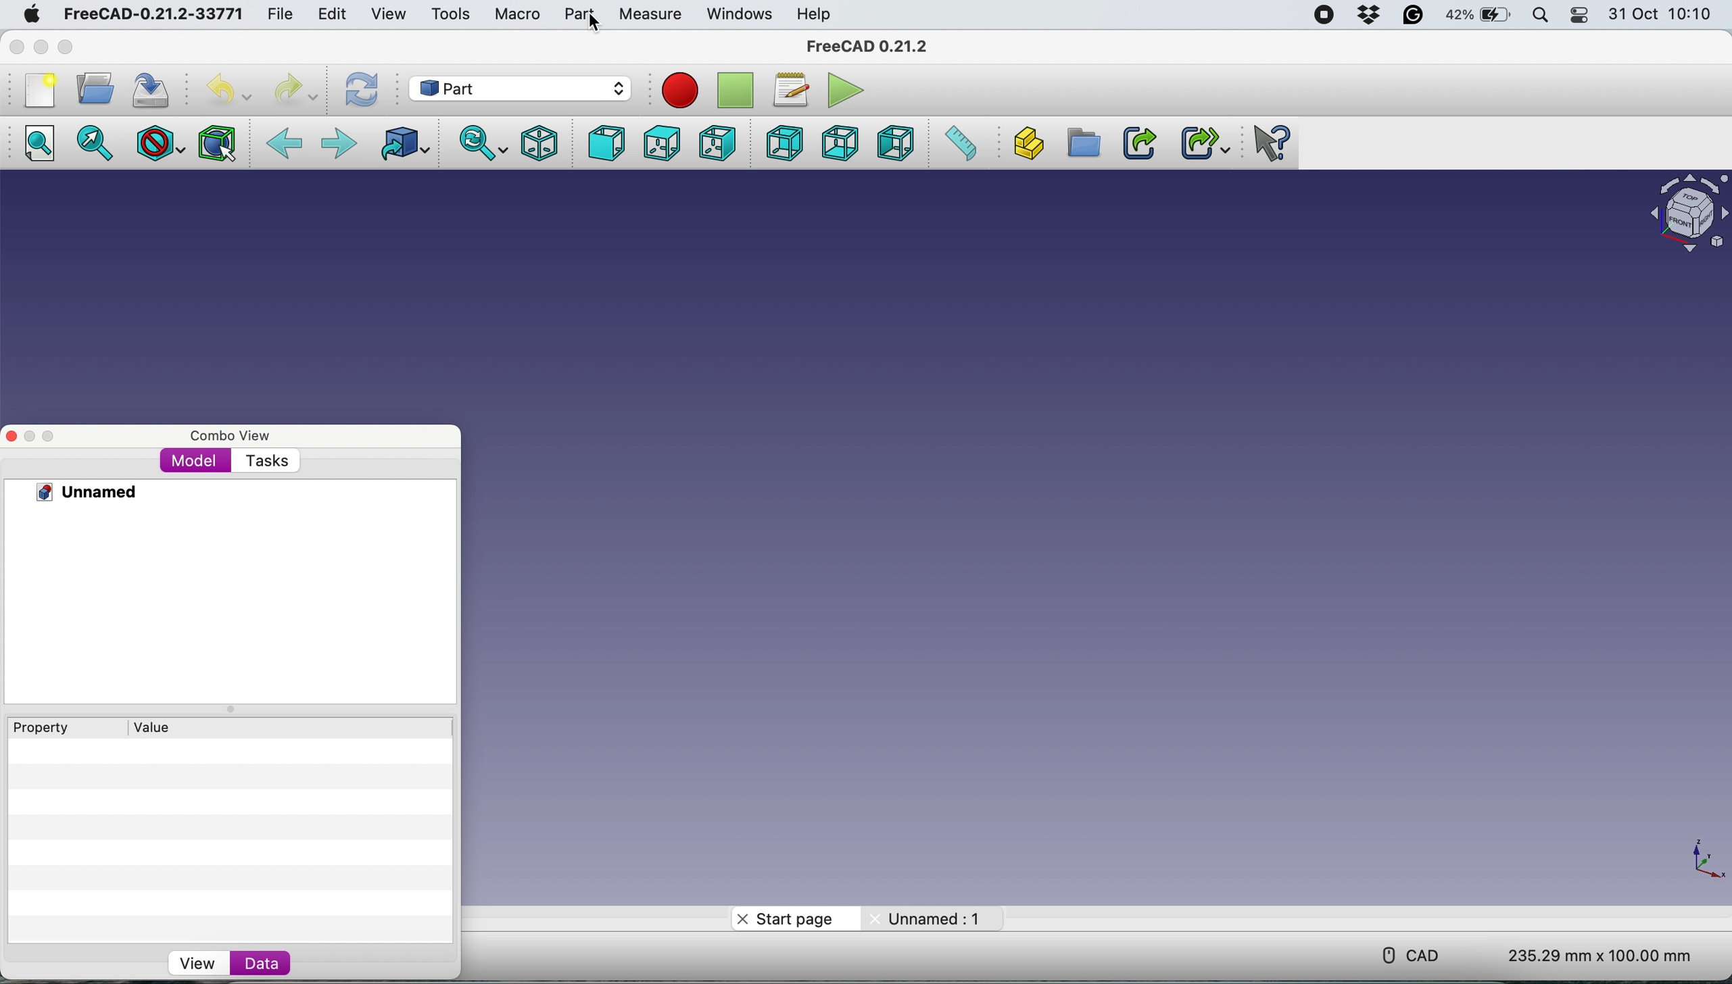 The width and height of the screenshot is (1732, 984). Describe the element at coordinates (54, 435) in the screenshot. I see `Maximize` at that location.